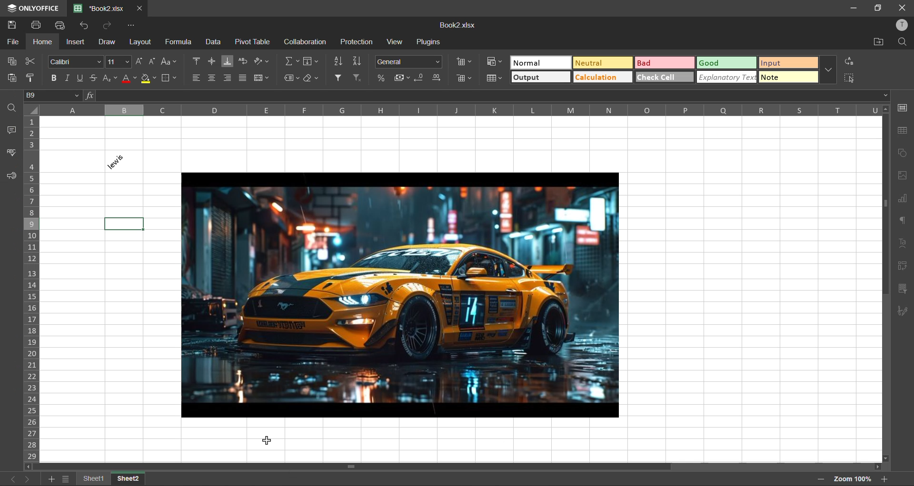 This screenshot has height=486, width=914. I want to click on next, so click(26, 479).